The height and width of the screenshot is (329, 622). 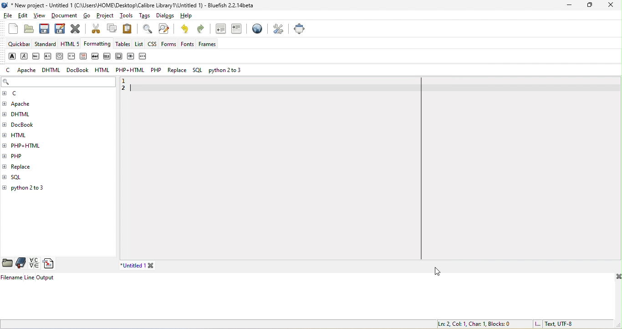 What do you see at coordinates (112, 29) in the screenshot?
I see `copy` at bounding box center [112, 29].